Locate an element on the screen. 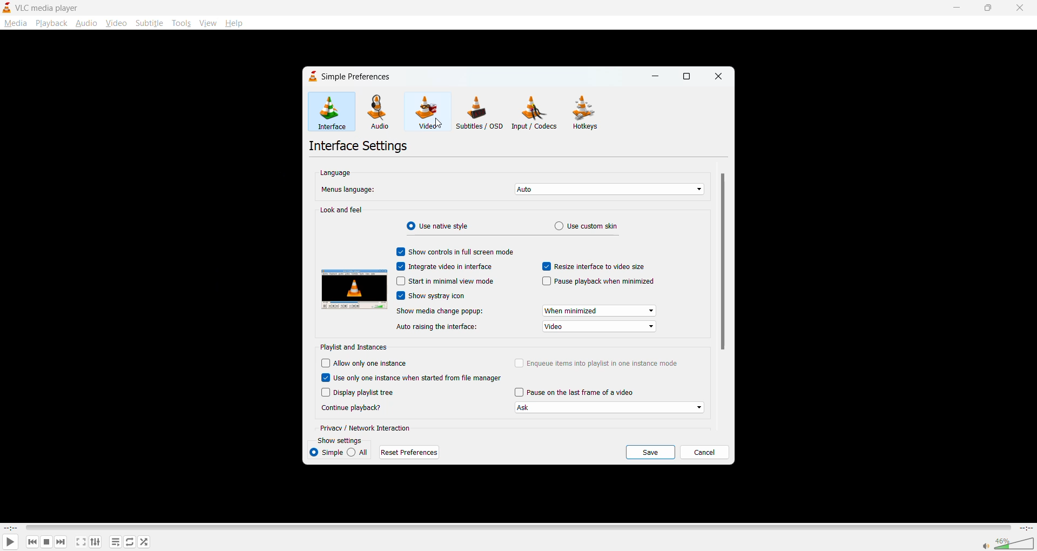  resize interface is located at coordinates (592, 266).